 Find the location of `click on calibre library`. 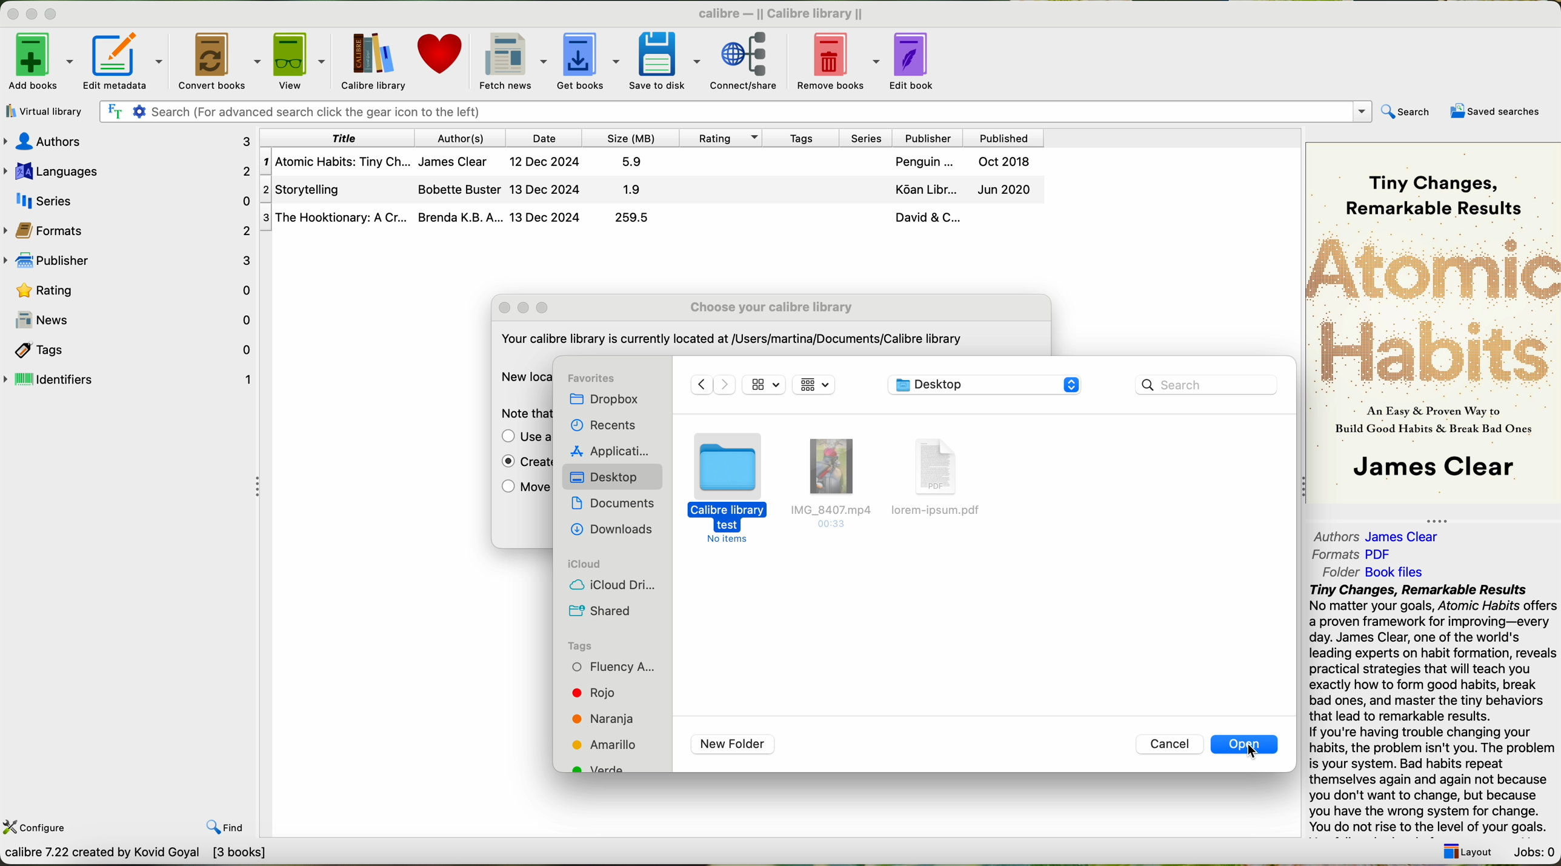

click on calibre library is located at coordinates (371, 61).